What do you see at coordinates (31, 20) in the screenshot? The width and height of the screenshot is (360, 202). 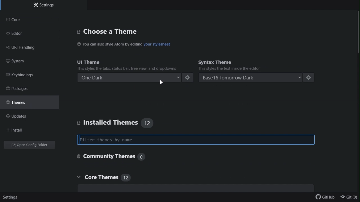 I see `core ` at bounding box center [31, 20].